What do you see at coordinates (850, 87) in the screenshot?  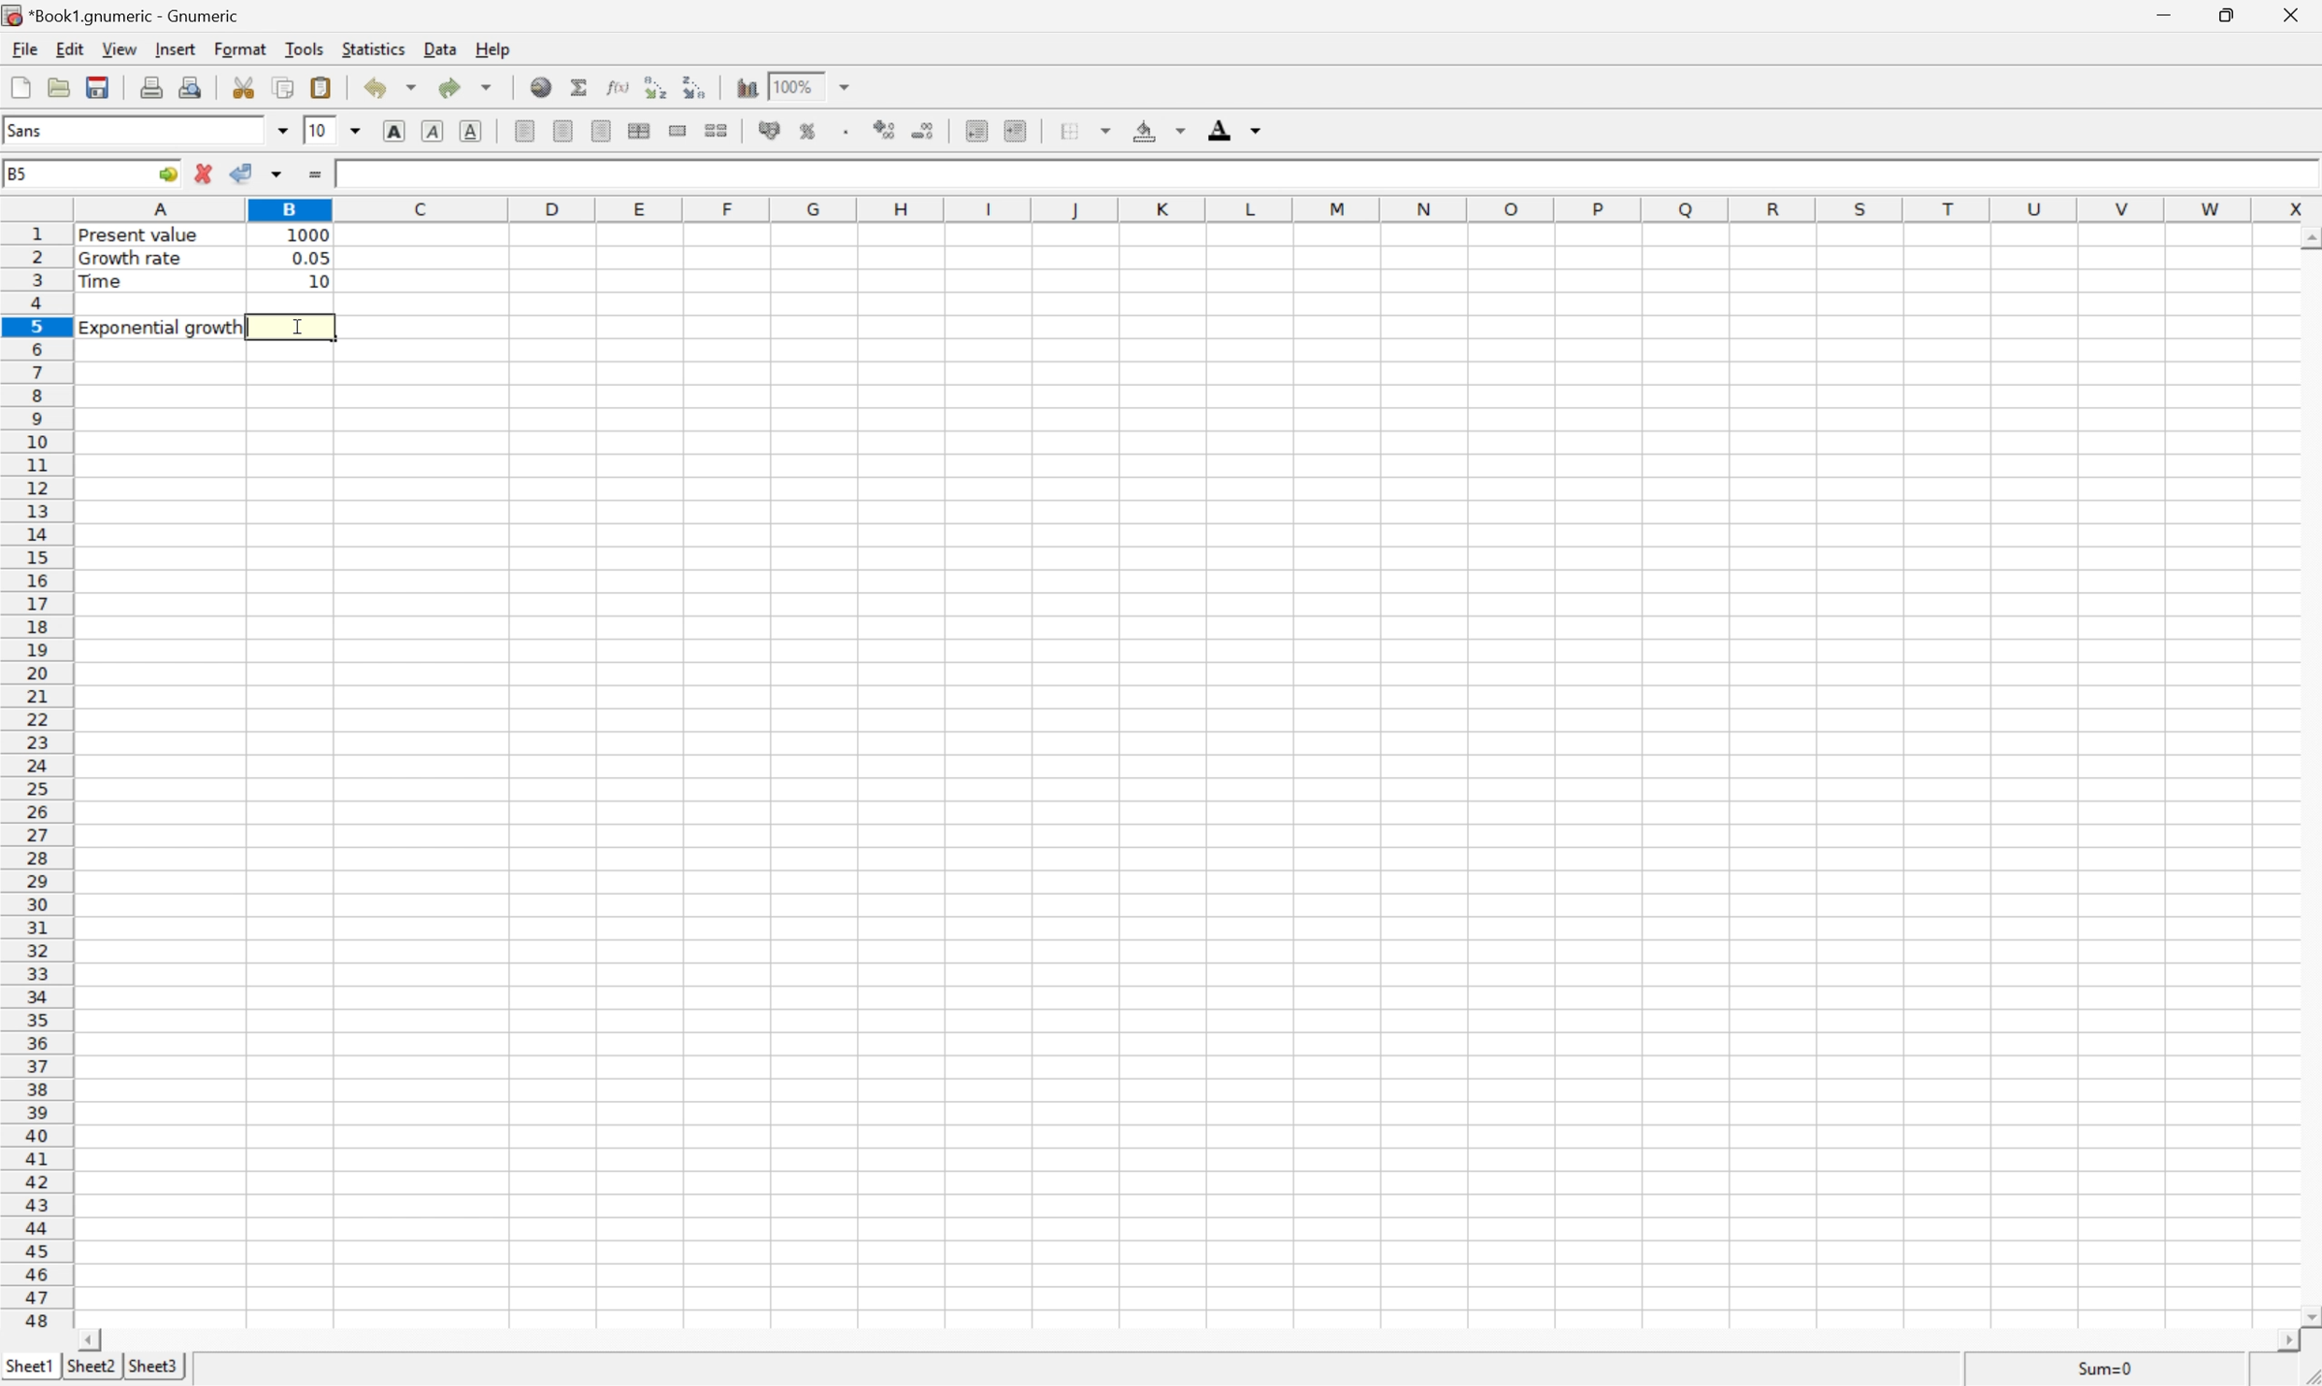 I see `Drop Down` at bounding box center [850, 87].